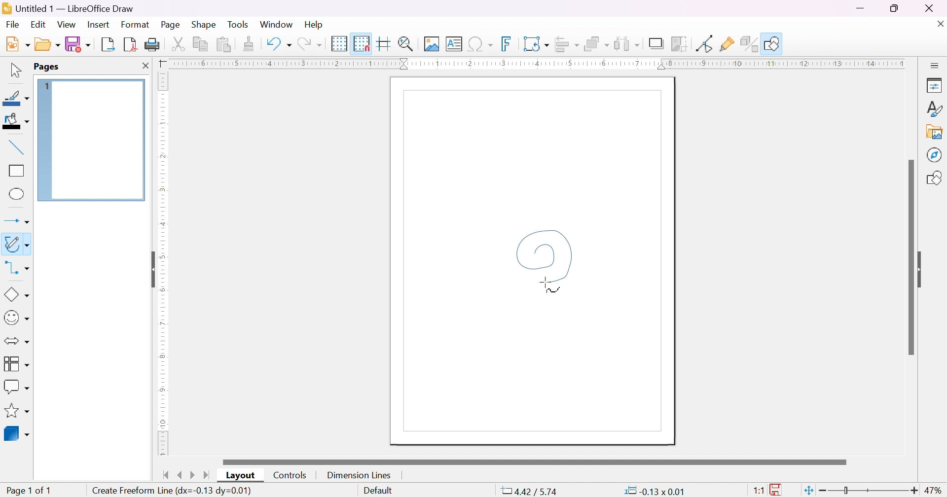  What do you see at coordinates (49, 44) in the screenshot?
I see `open` at bounding box center [49, 44].